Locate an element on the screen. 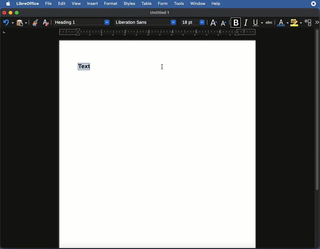 The height and width of the screenshot is (249, 320). Insert is located at coordinates (93, 4).